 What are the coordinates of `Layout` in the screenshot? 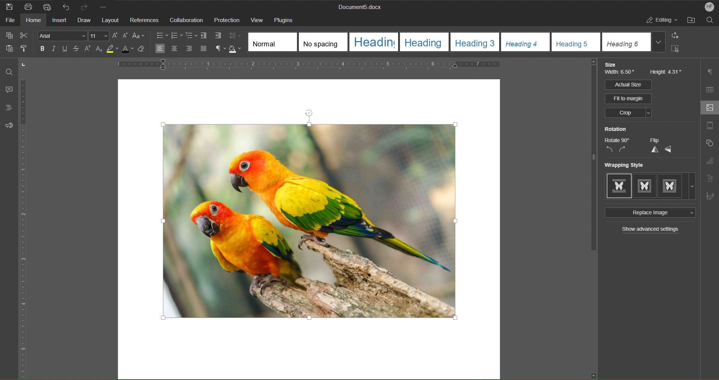 It's located at (111, 20).